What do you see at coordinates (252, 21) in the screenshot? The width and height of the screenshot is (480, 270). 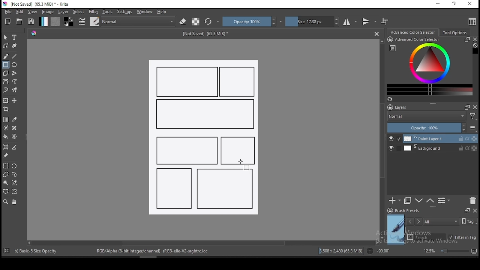 I see `opacity` at bounding box center [252, 21].